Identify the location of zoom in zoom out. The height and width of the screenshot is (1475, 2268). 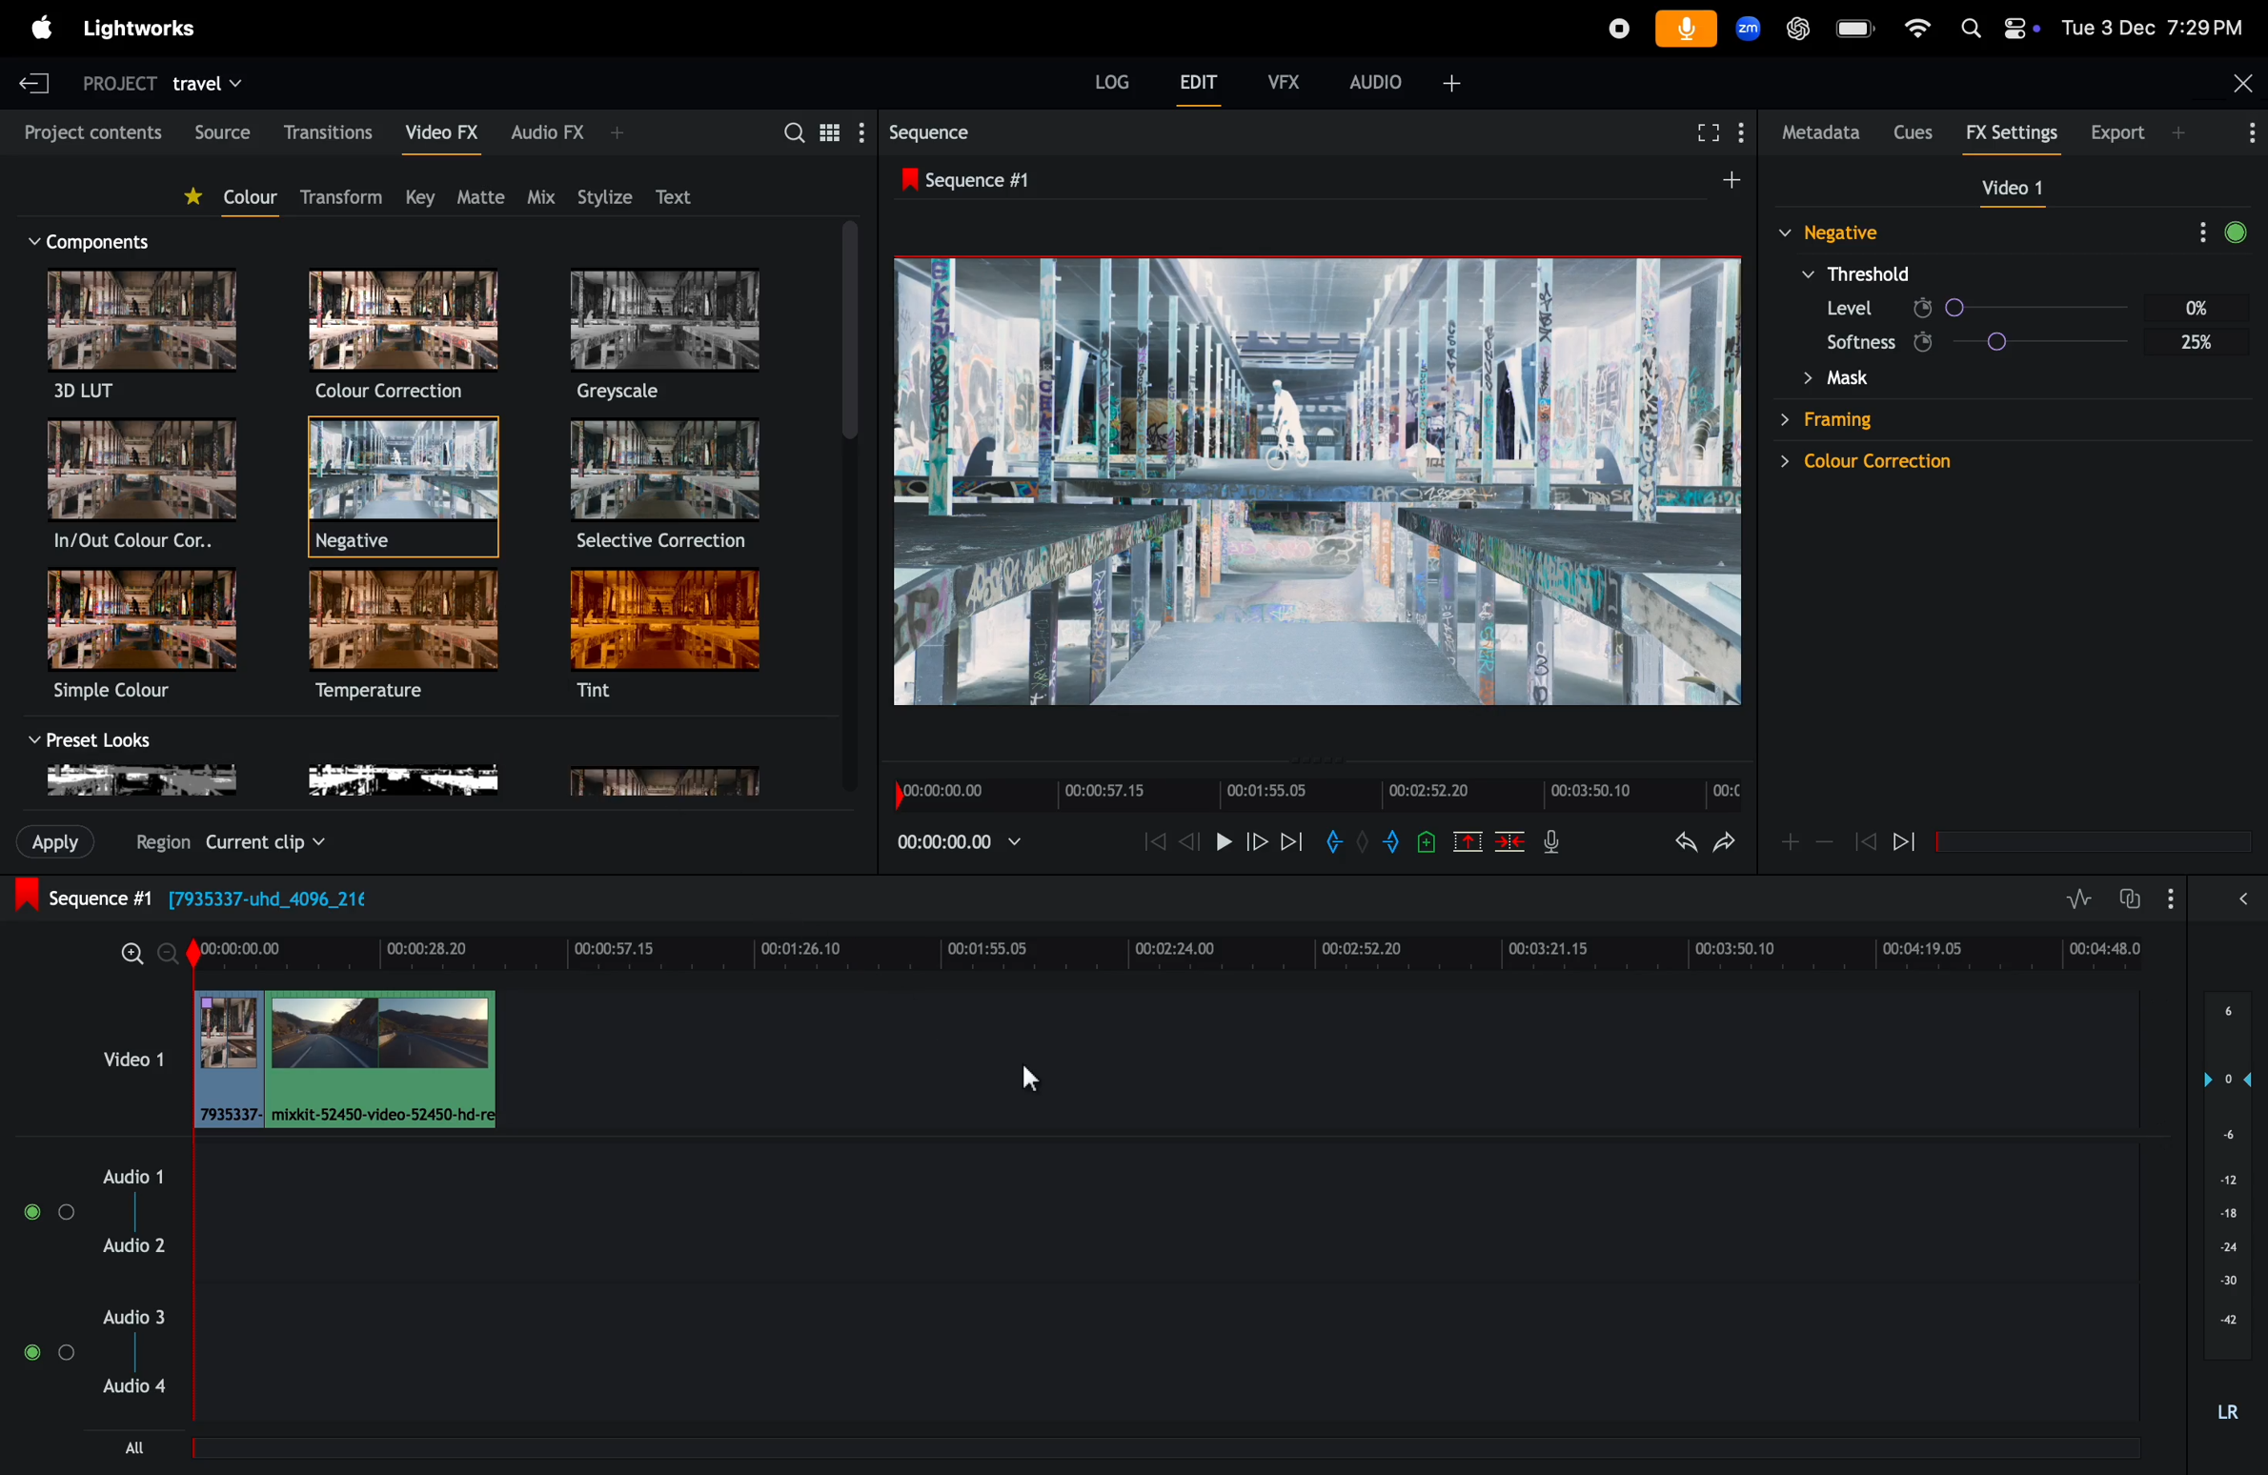
(1804, 843).